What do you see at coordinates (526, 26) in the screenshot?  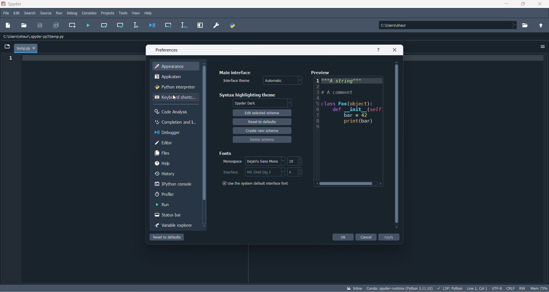 I see `working directory` at bounding box center [526, 26].